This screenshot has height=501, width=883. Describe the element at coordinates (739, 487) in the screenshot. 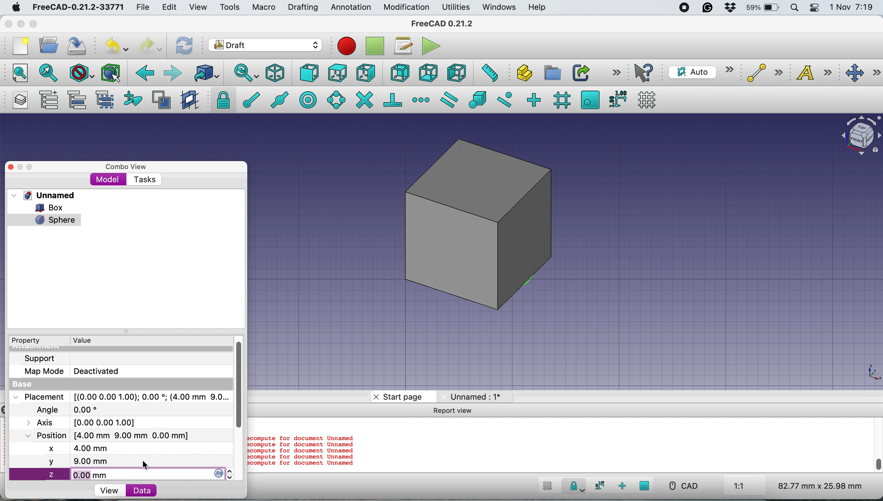

I see `aspect ratio` at that location.